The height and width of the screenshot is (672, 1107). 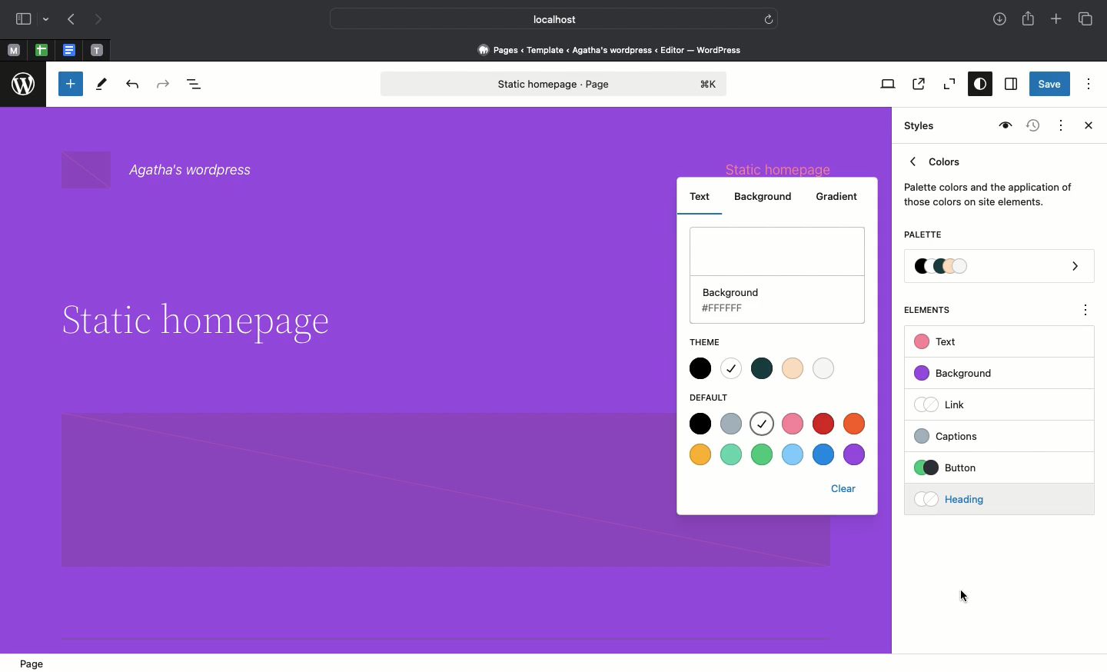 I want to click on Share, so click(x=1029, y=18).